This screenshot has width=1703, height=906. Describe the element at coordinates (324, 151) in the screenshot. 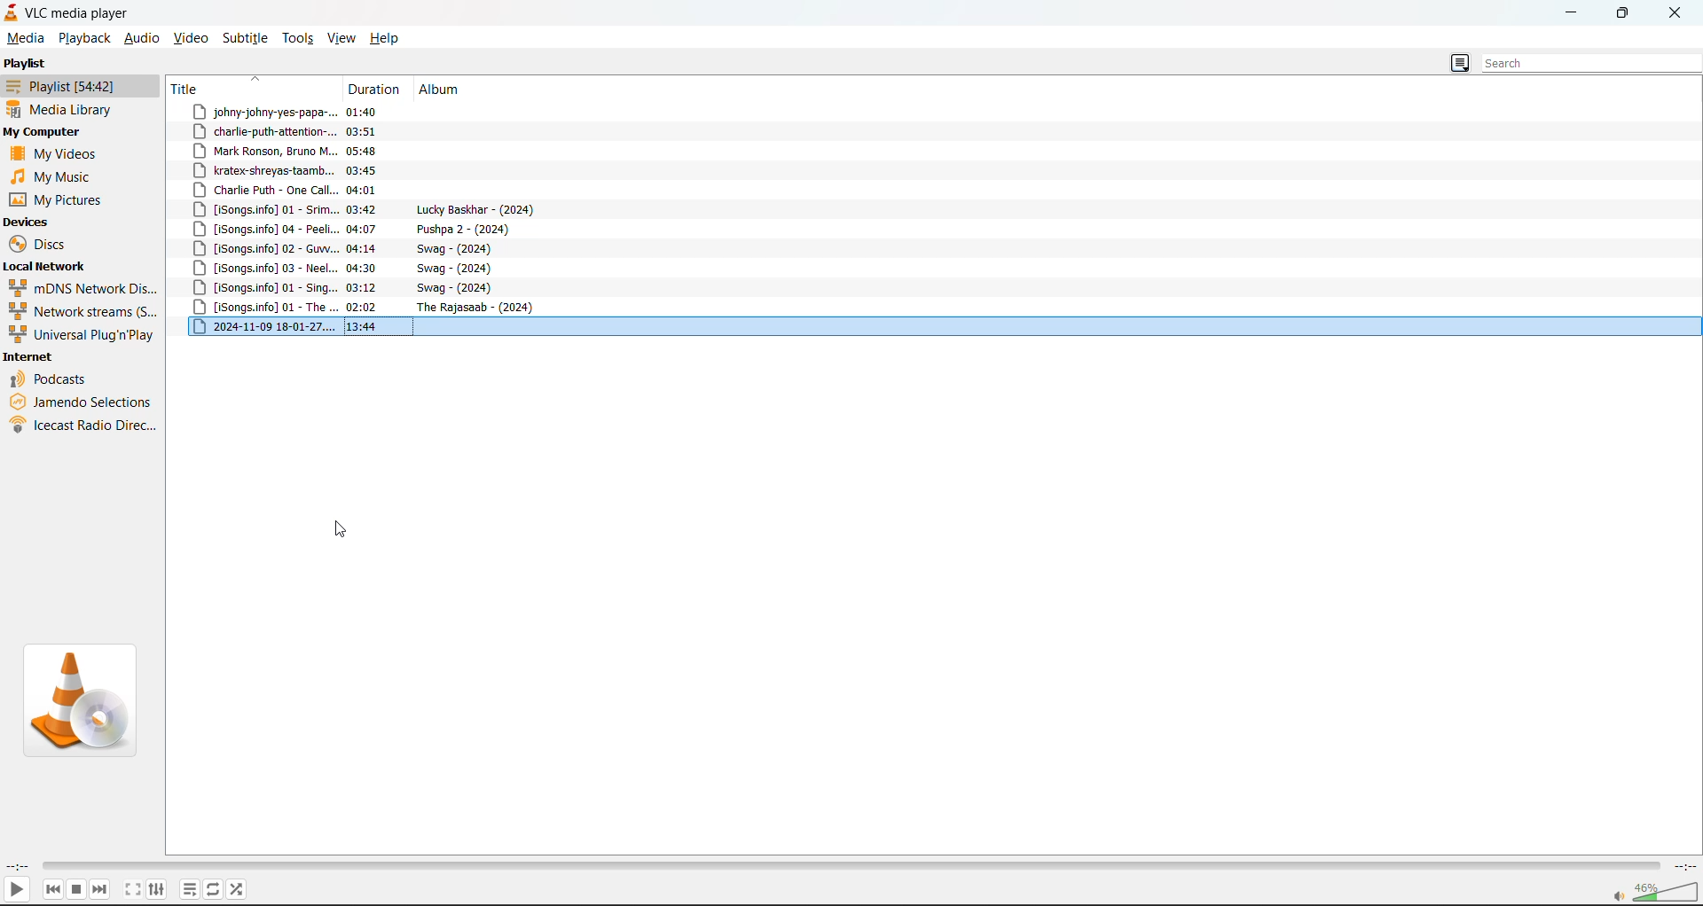

I see `track 3 title, duration and album details` at that location.